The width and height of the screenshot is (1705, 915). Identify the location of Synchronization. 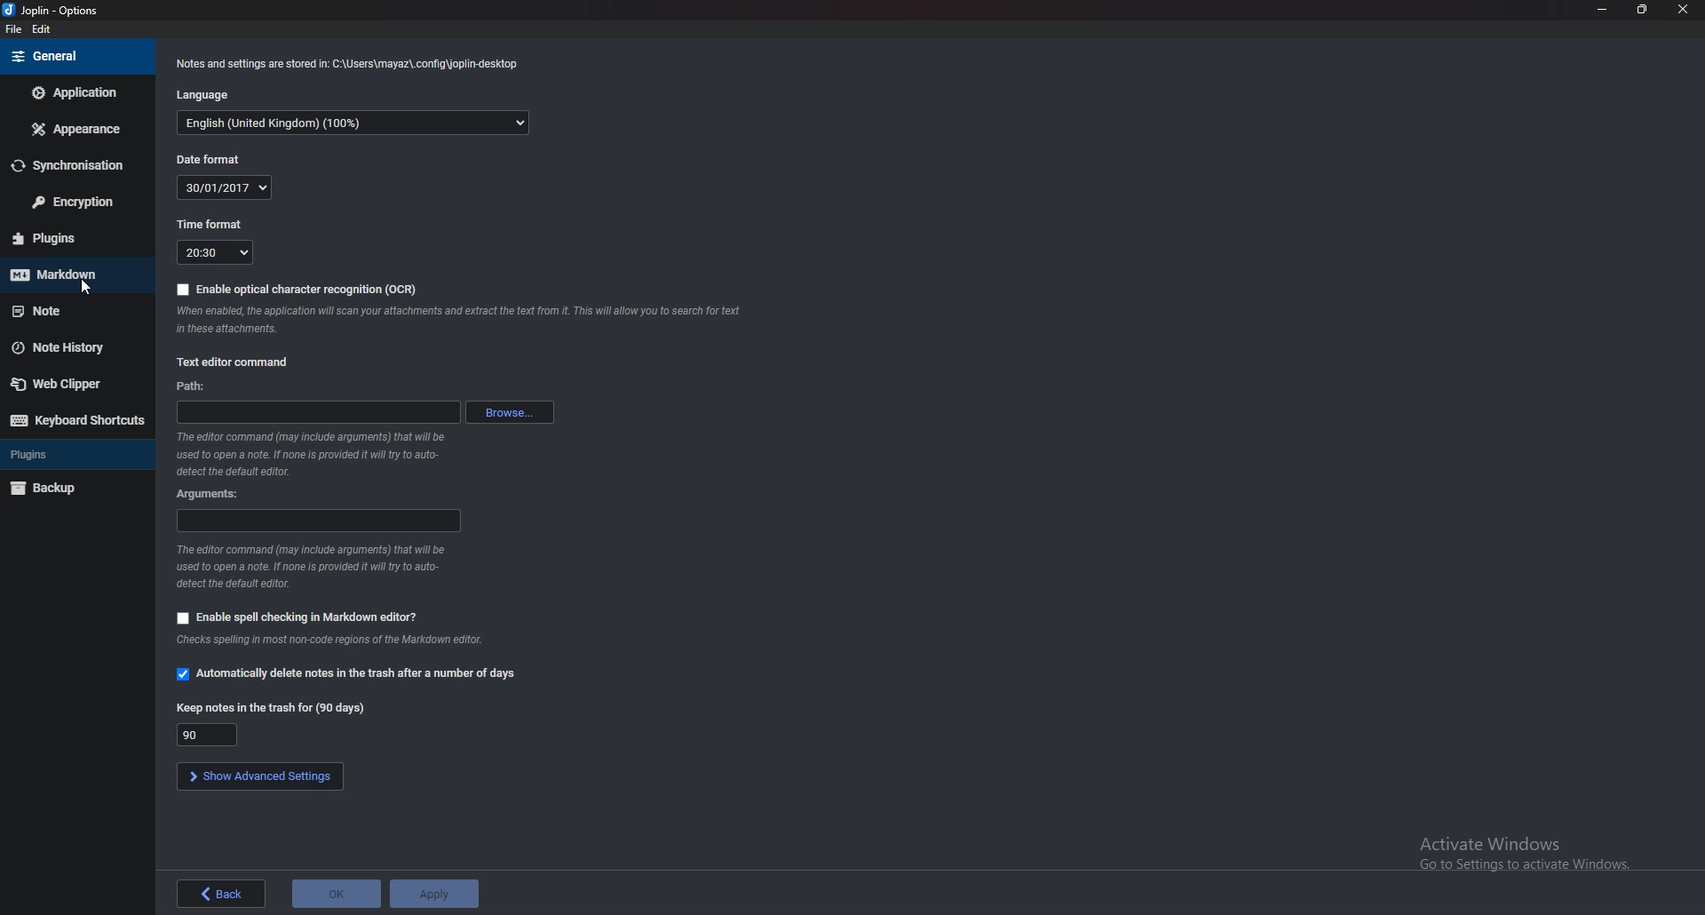
(71, 165).